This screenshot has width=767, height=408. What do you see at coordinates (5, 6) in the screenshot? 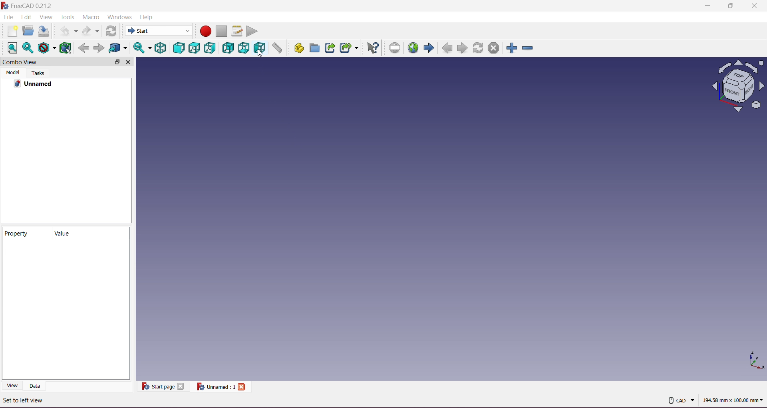
I see `Logo` at bounding box center [5, 6].